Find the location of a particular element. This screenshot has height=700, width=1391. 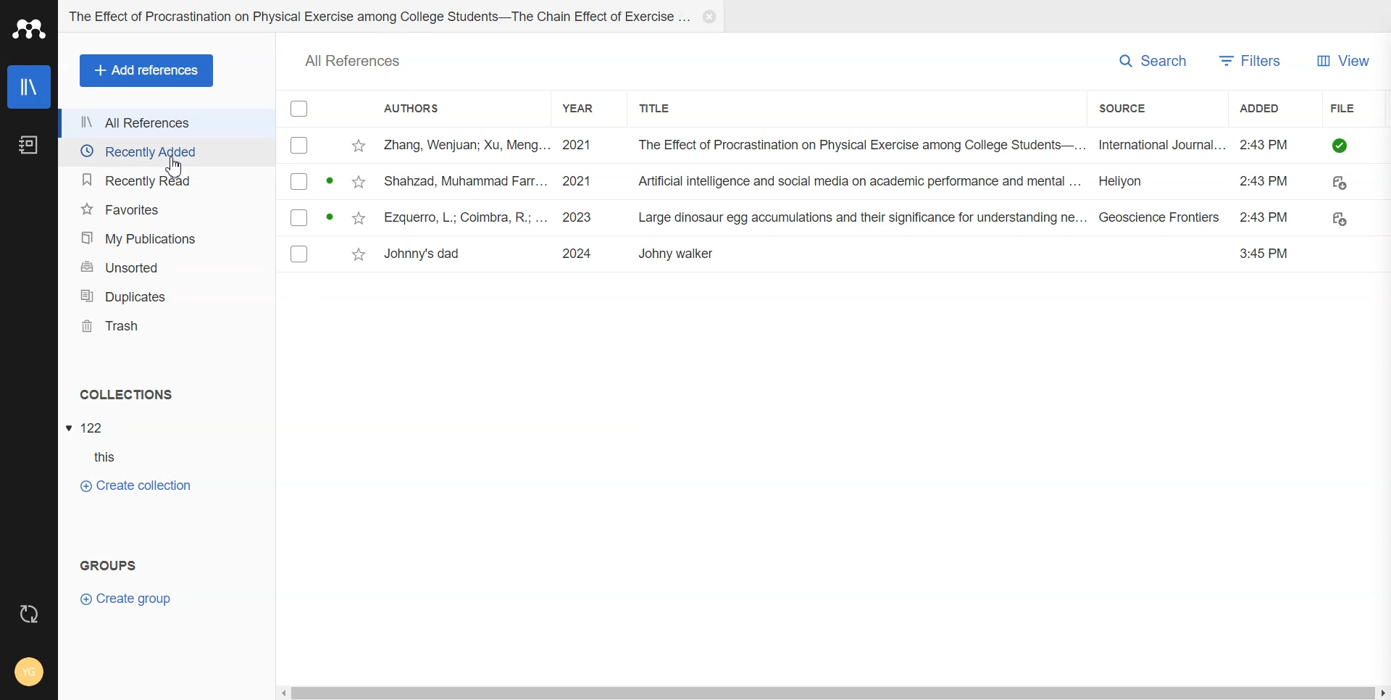

File is located at coordinates (833, 145).